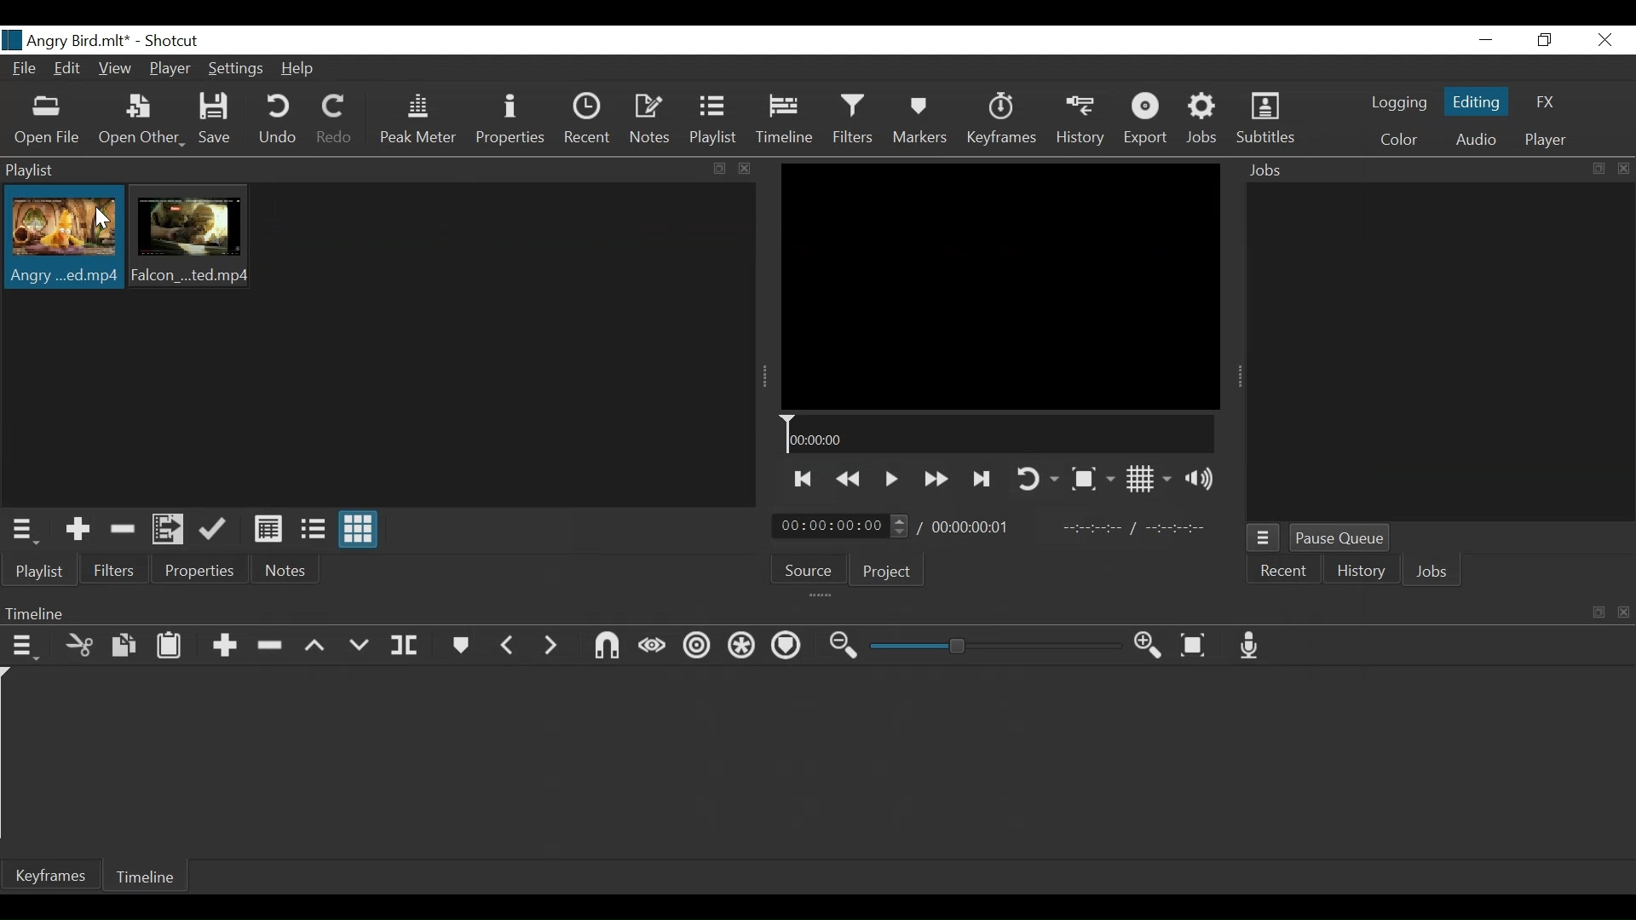 Image resolution: width=1636 pixels, height=920 pixels. I want to click on Cursor, so click(104, 221).